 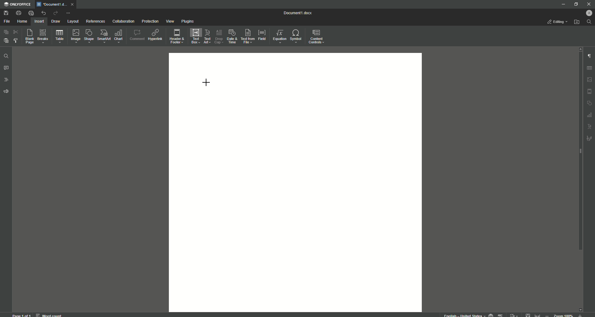 What do you see at coordinates (7, 22) in the screenshot?
I see `File` at bounding box center [7, 22].